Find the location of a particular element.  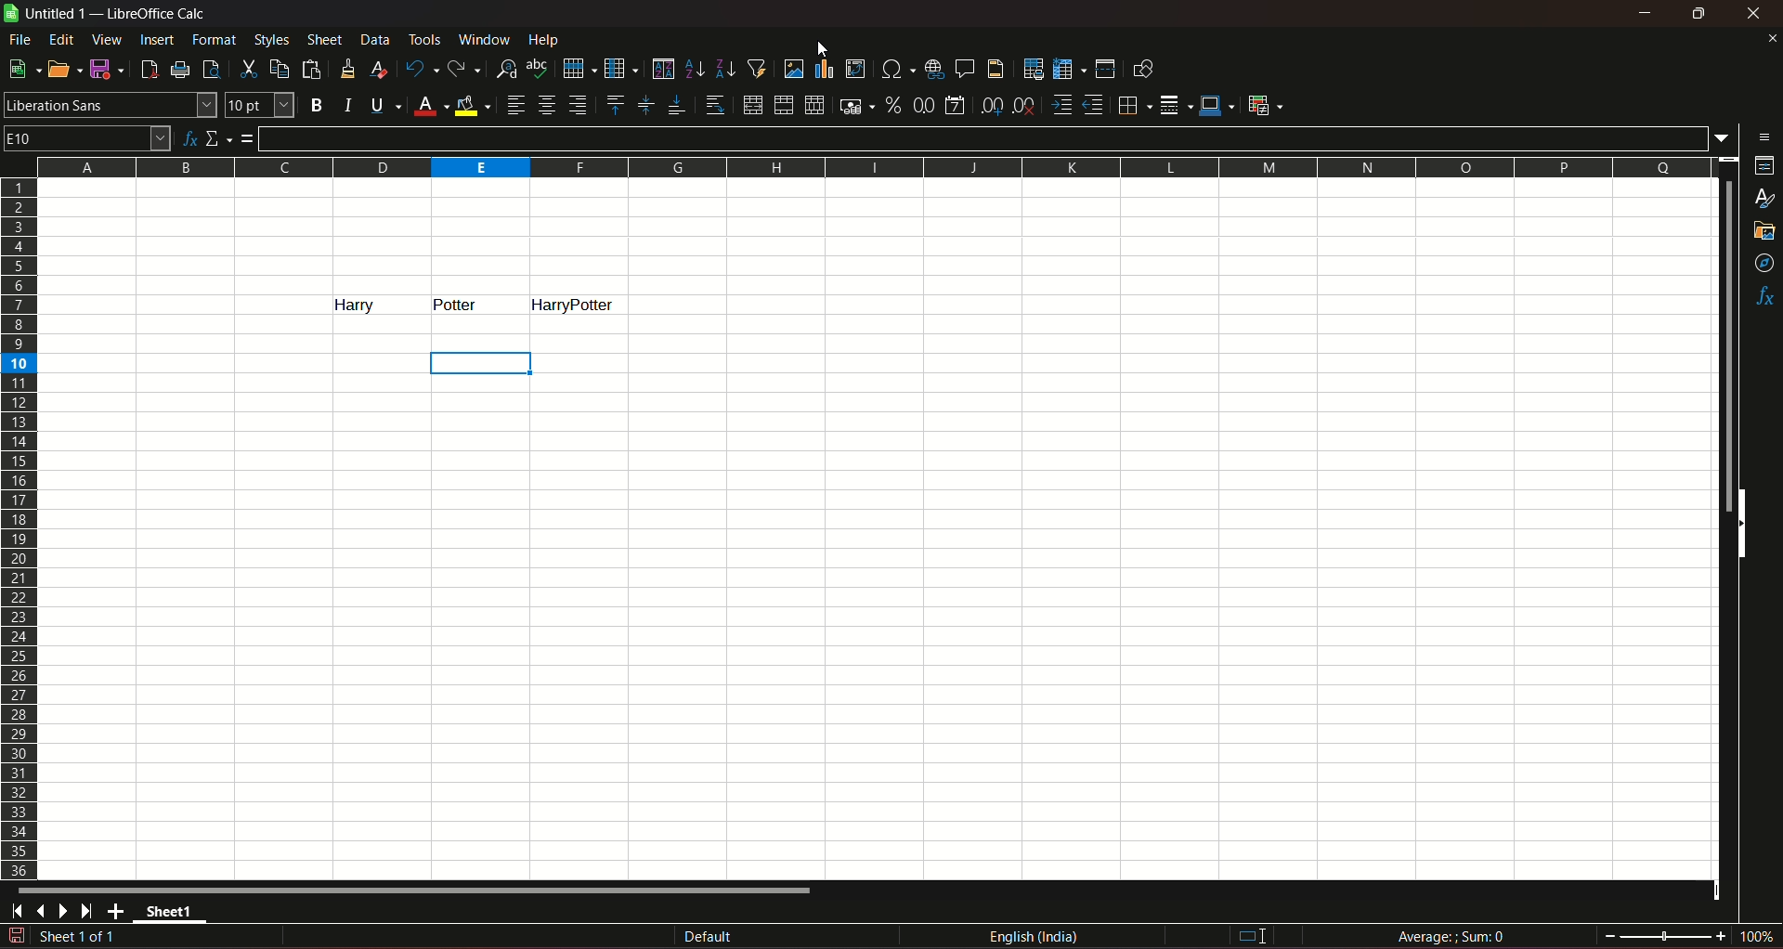

insert chart is located at coordinates (824, 70).